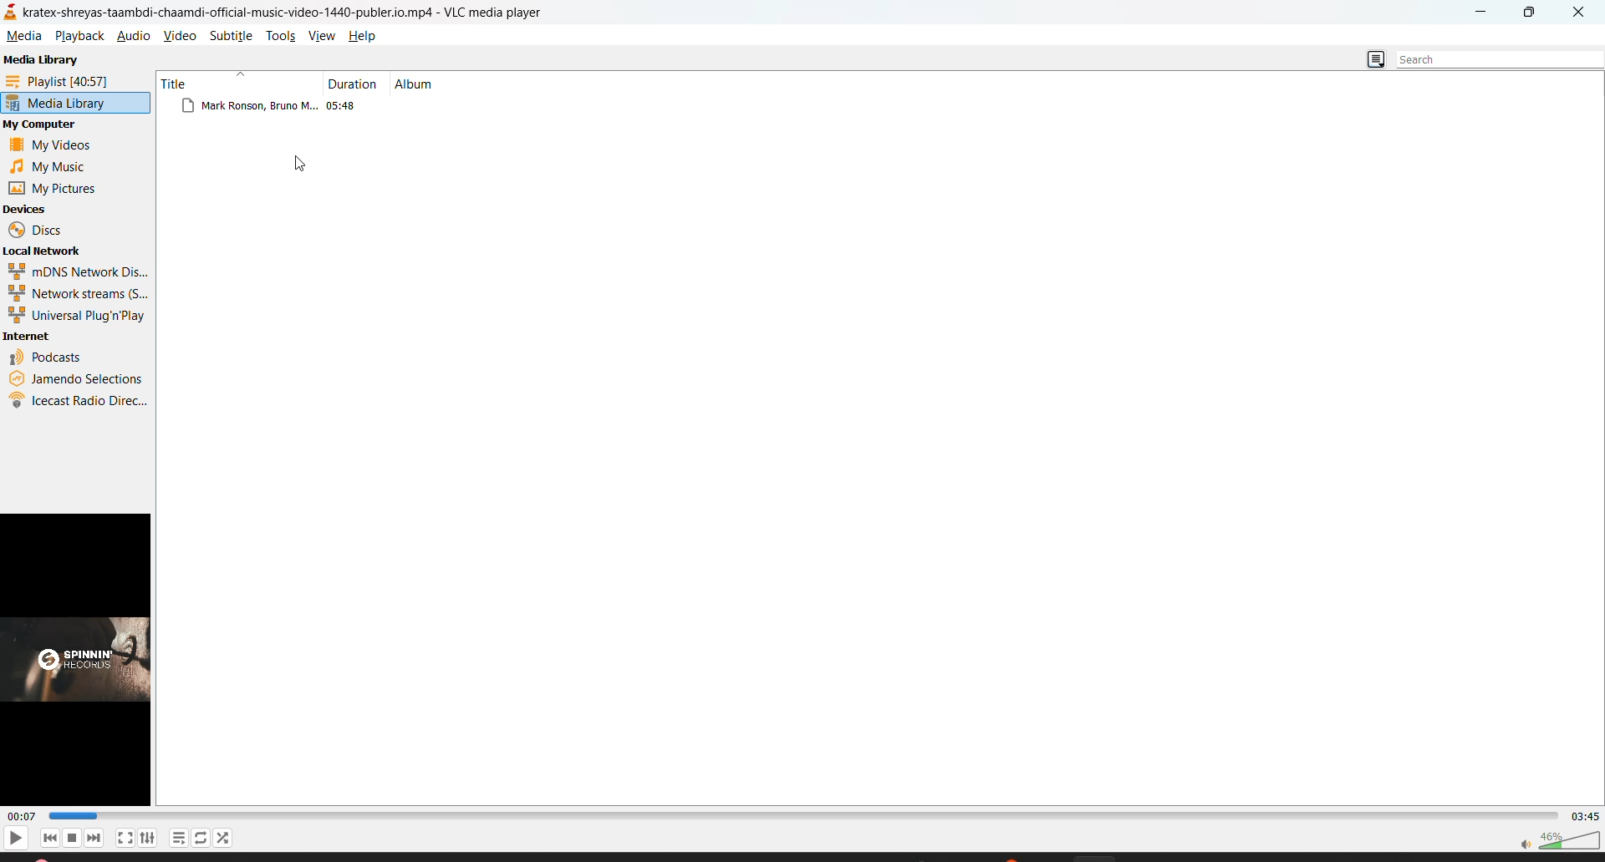  What do you see at coordinates (50, 838) in the screenshot?
I see `previous` at bounding box center [50, 838].